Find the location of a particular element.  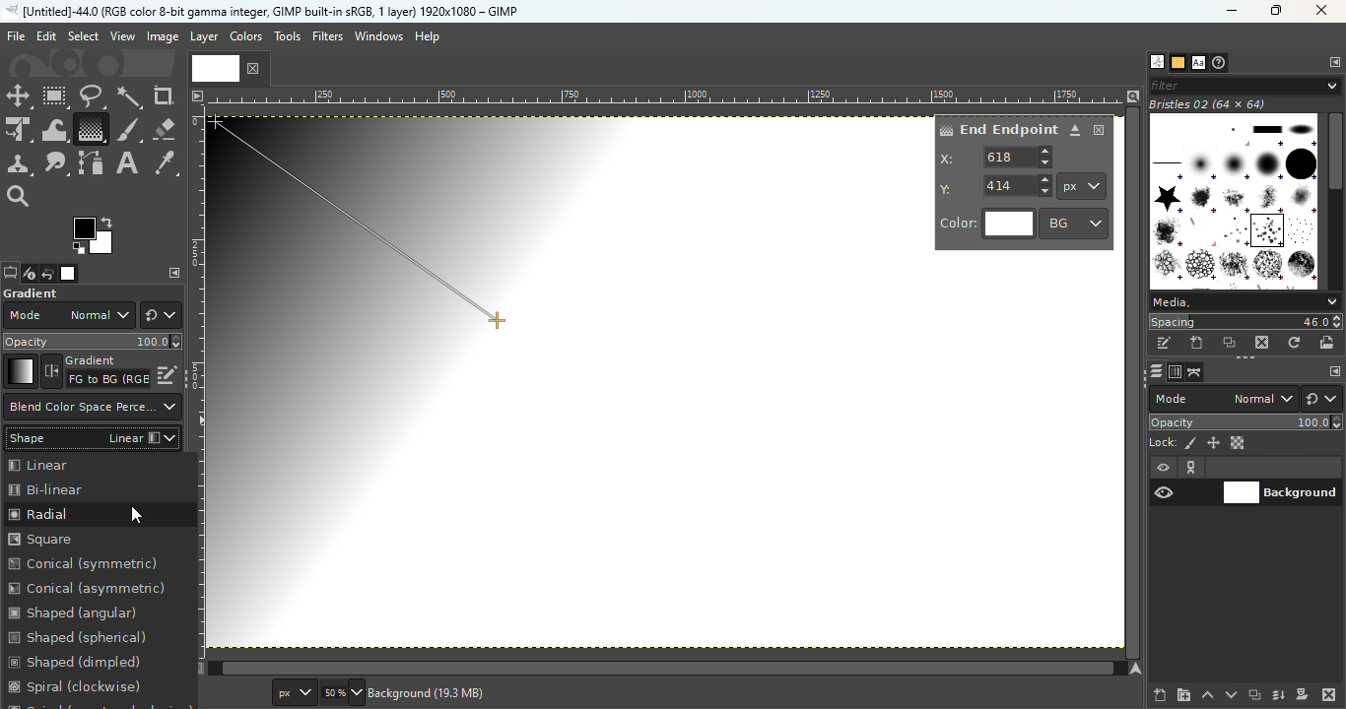

Opacity is located at coordinates (1247, 422).